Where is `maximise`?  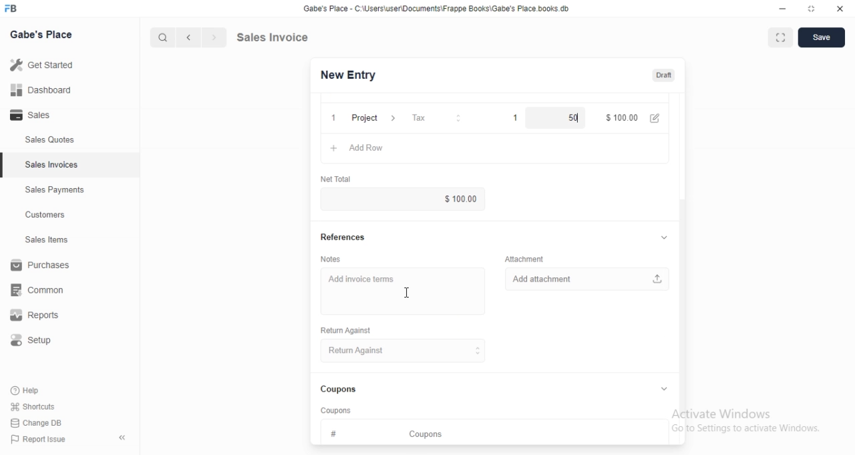
maximise is located at coordinates (777, 36).